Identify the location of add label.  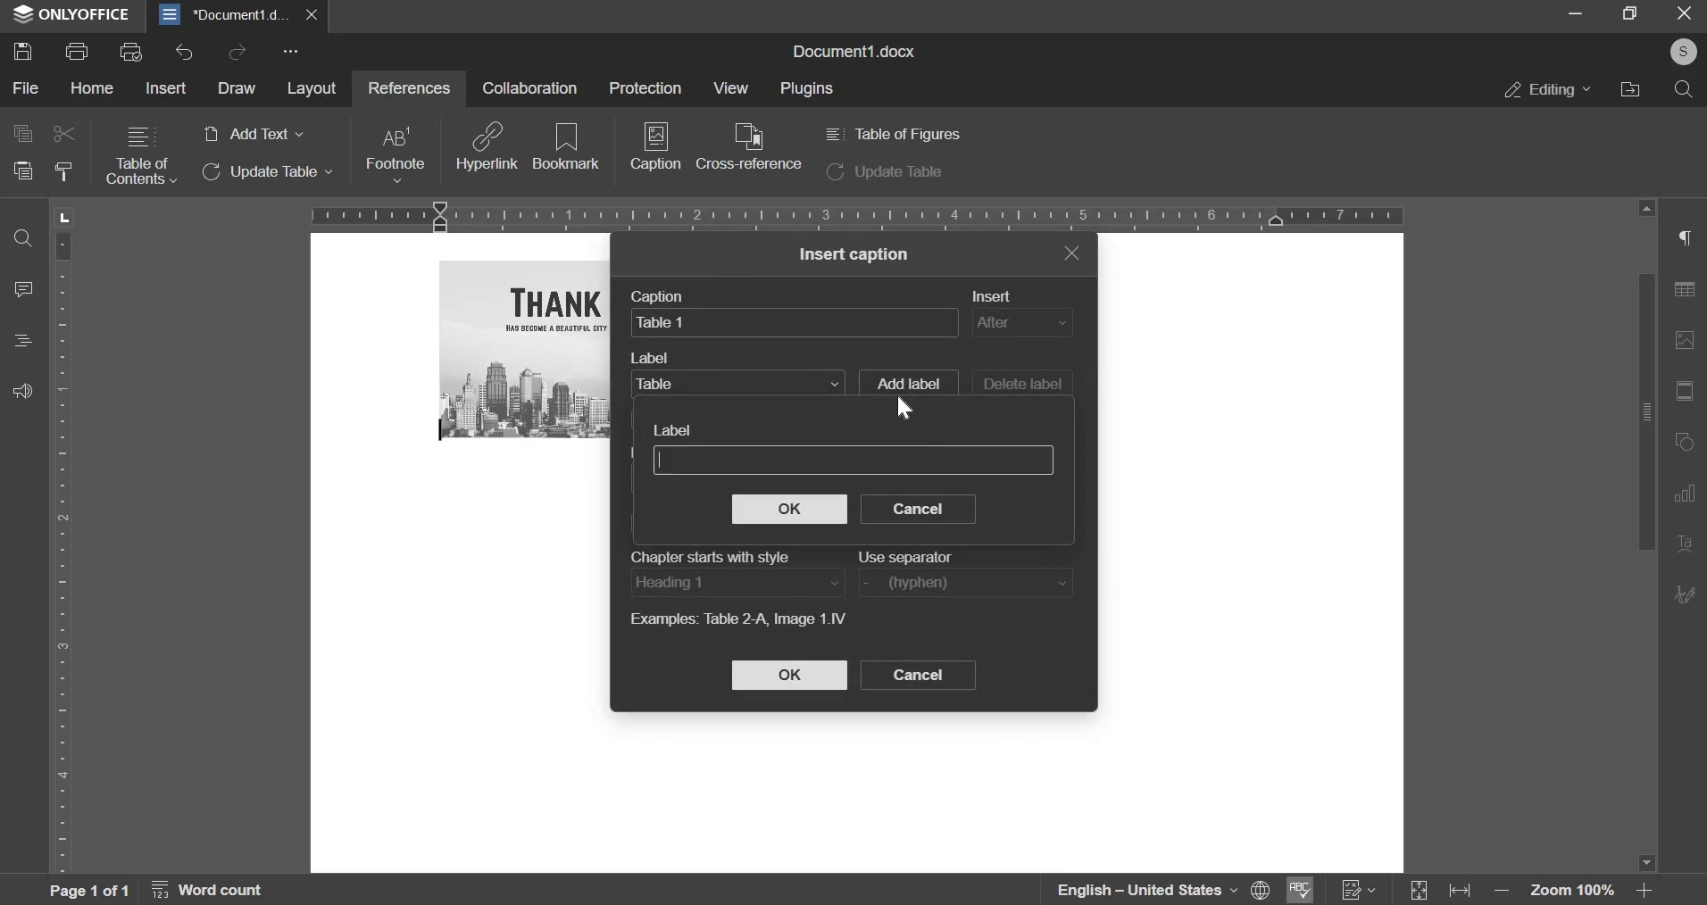
(907, 380).